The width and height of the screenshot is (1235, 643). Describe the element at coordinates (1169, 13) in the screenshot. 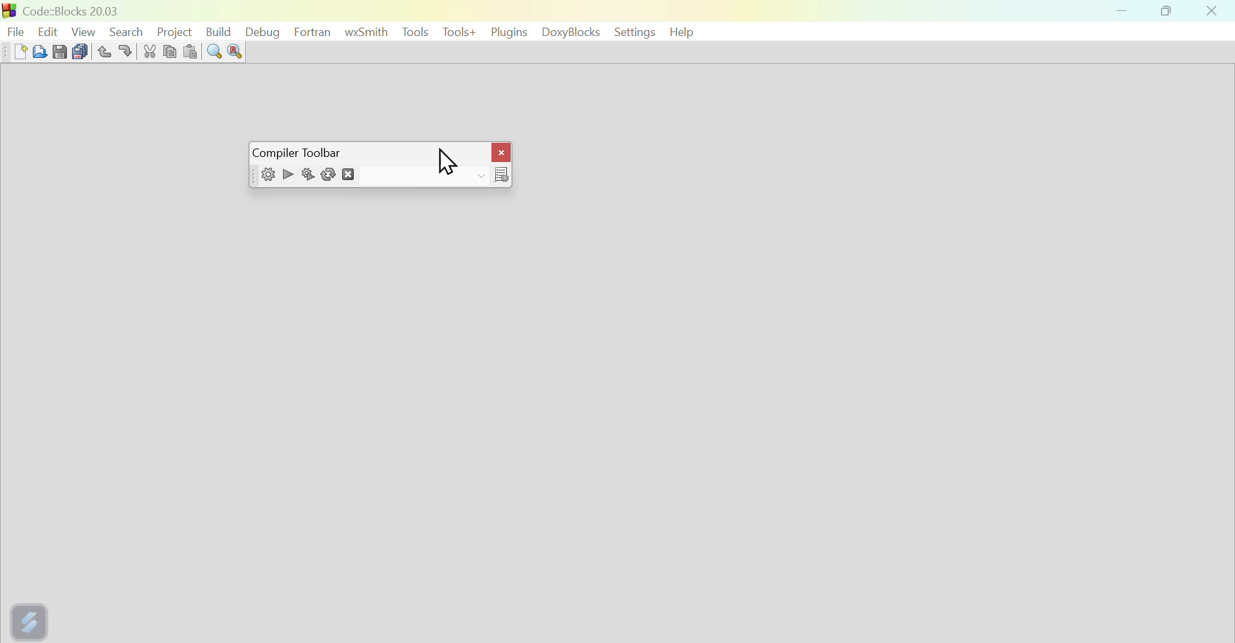

I see `maximise` at that location.